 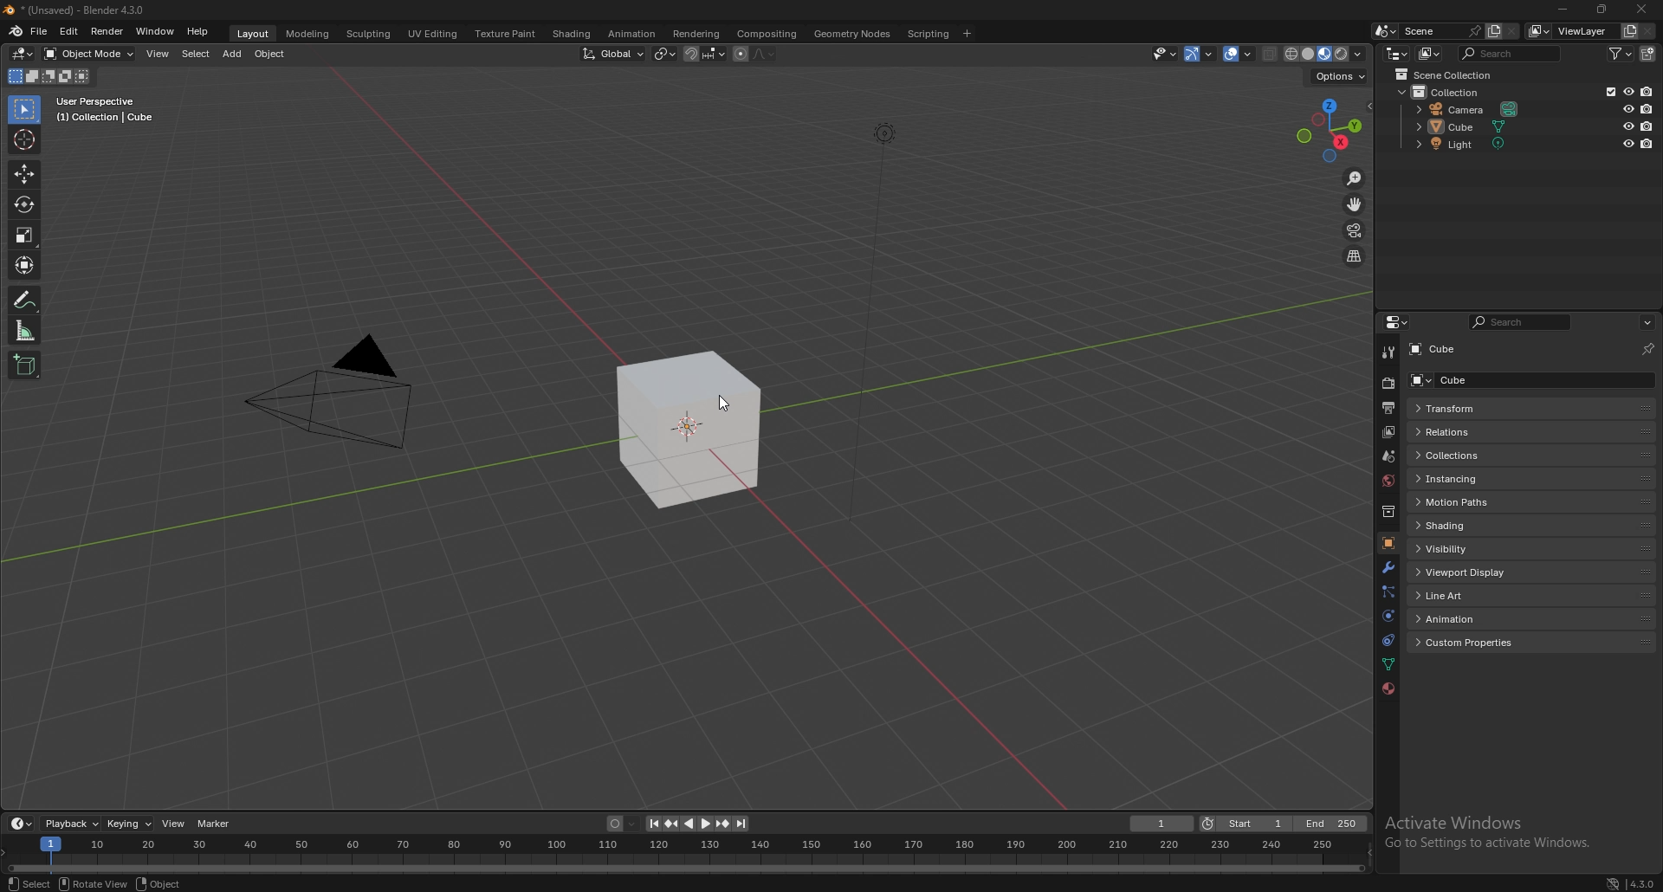 What do you see at coordinates (1341, 77) in the screenshot?
I see `options` at bounding box center [1341, 77].